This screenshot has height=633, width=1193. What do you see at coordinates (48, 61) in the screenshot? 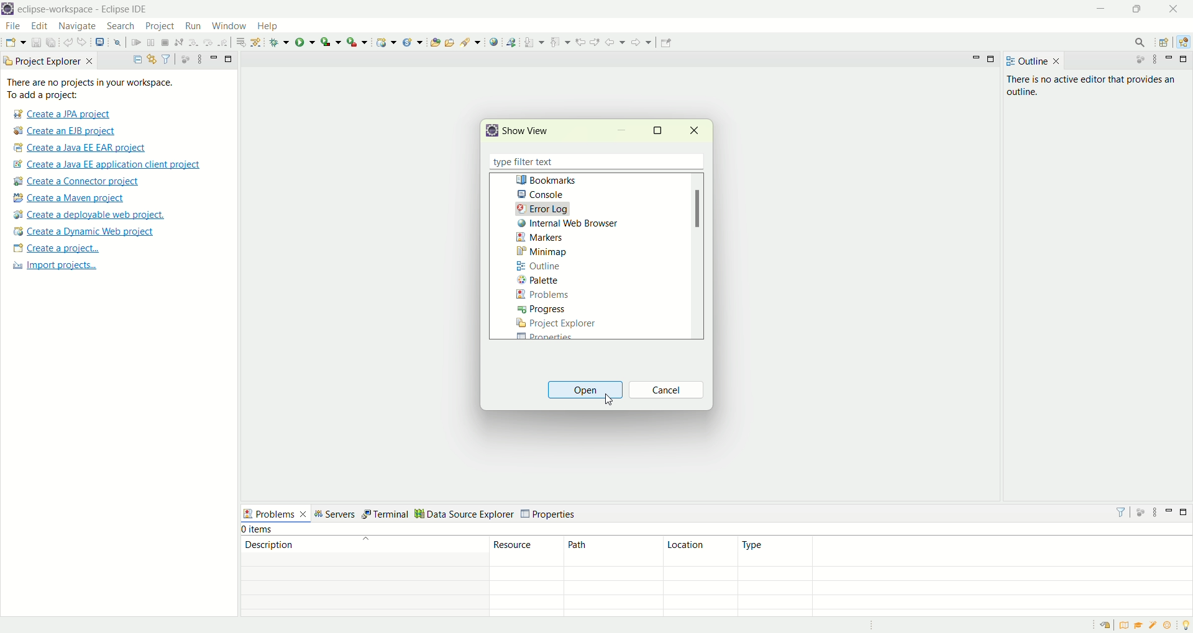
I see `project explorer` at bounding box center [48, 61].